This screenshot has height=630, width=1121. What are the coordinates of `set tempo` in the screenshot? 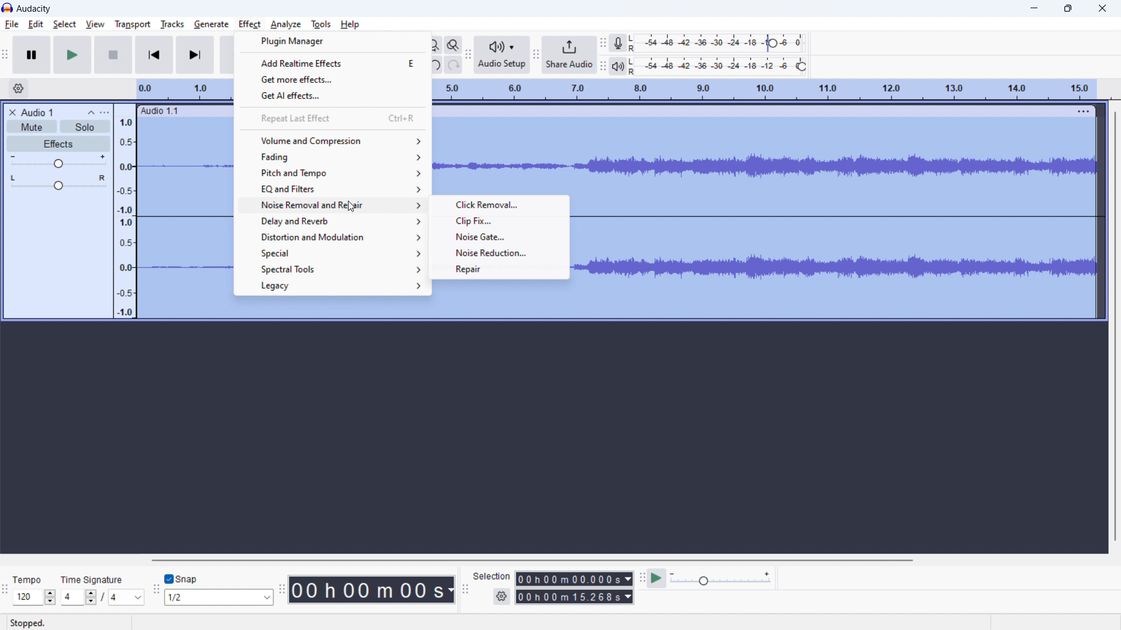 It's located at (34, 589).